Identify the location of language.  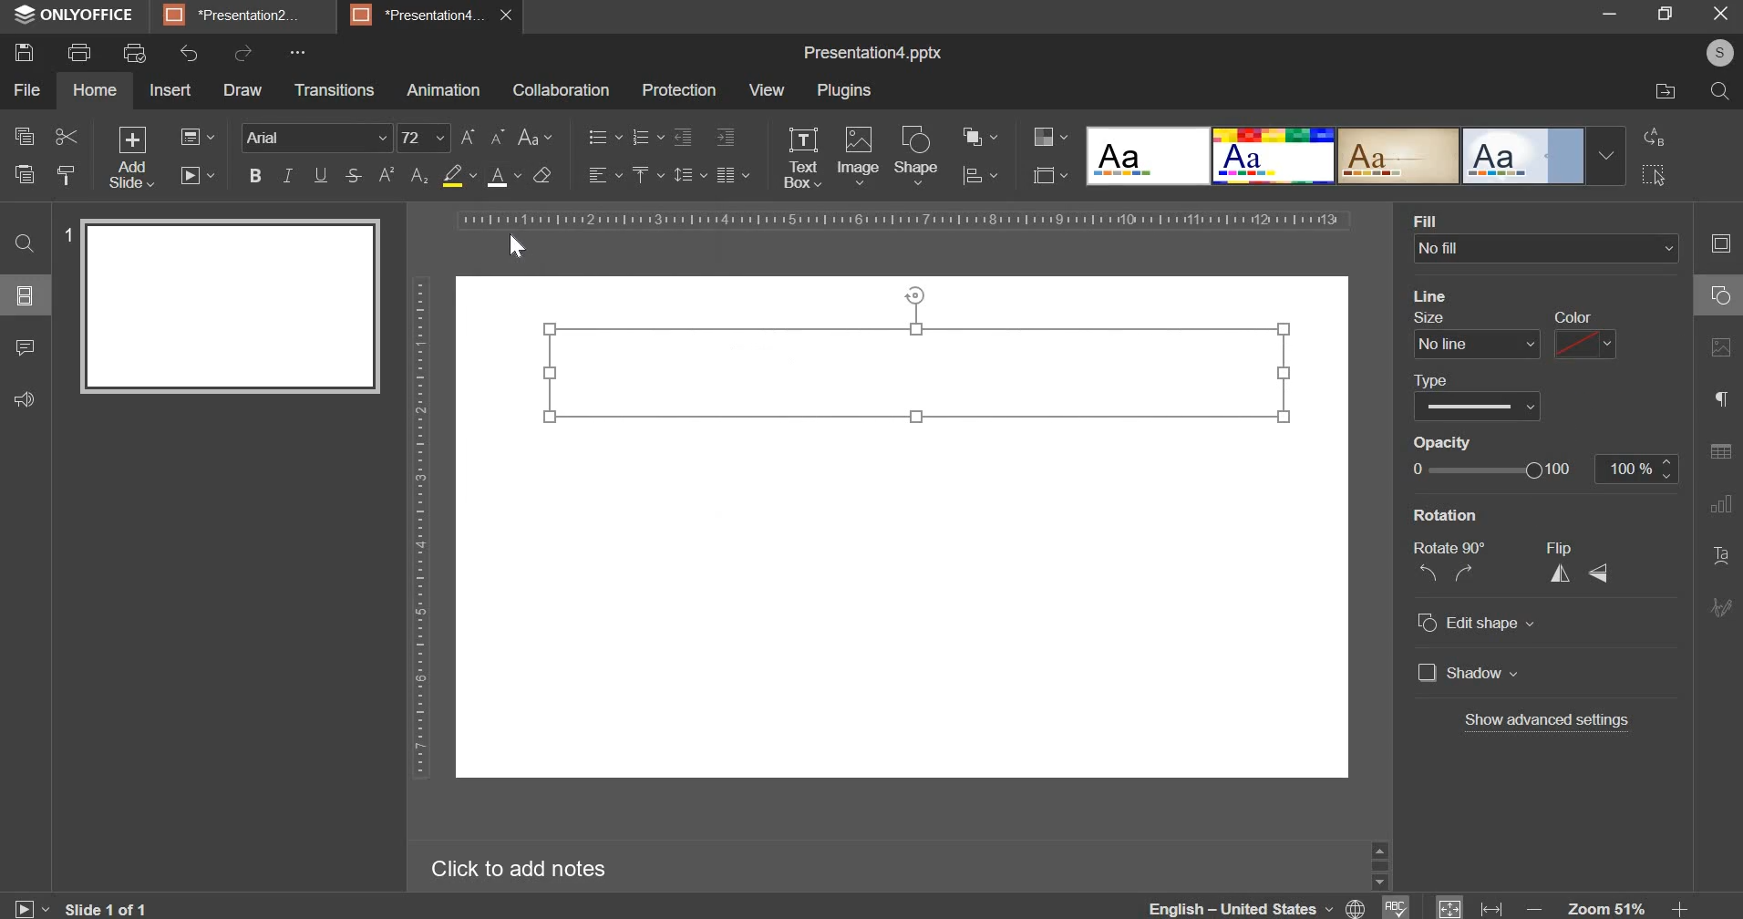
(1355, 907).